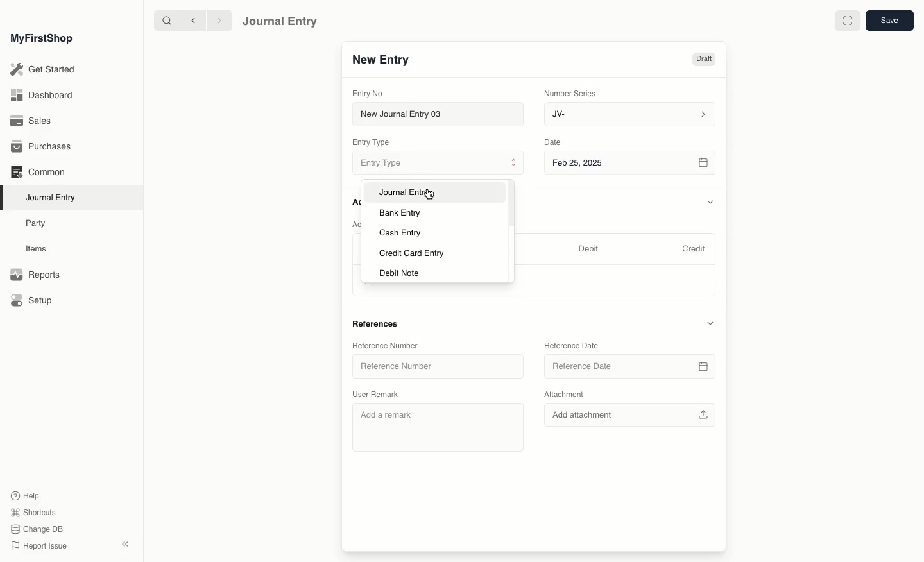 Image resolution: width=924 pixels, height=562 pixels. Describe the element at coordinates (41, 94) in the screenshot. I see `Dashboard` at that location.